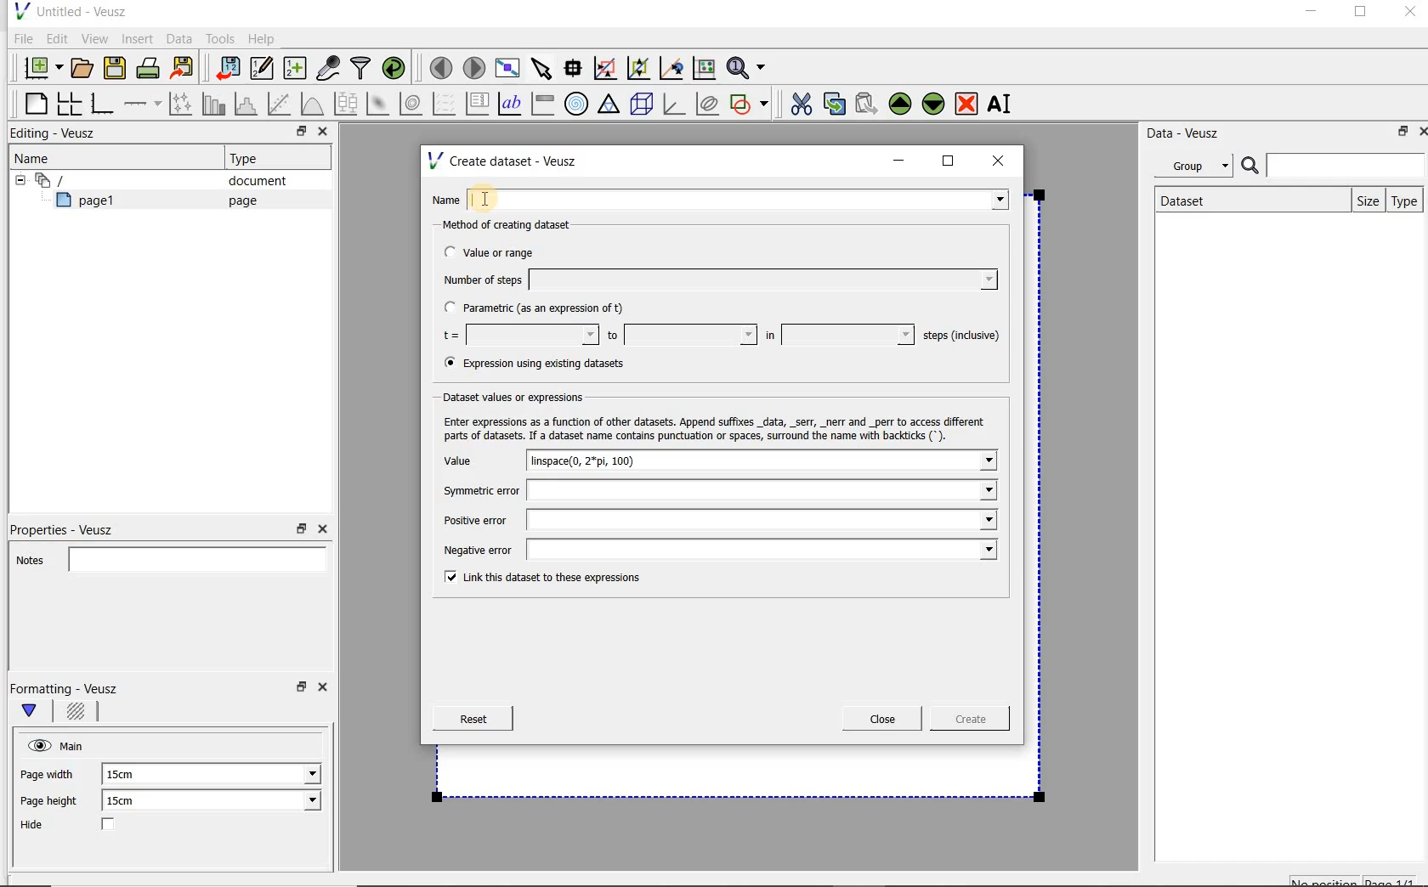 The width and height of the screenshot is (1428, 887). Describe the element at coordinates (37, 745) in the screenshot. I see `visible (click to hide, set Hide to true)` at that location.